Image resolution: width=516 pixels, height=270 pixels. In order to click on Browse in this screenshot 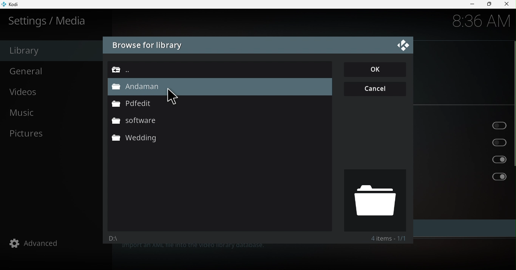, I will do `click(185, 68)`.